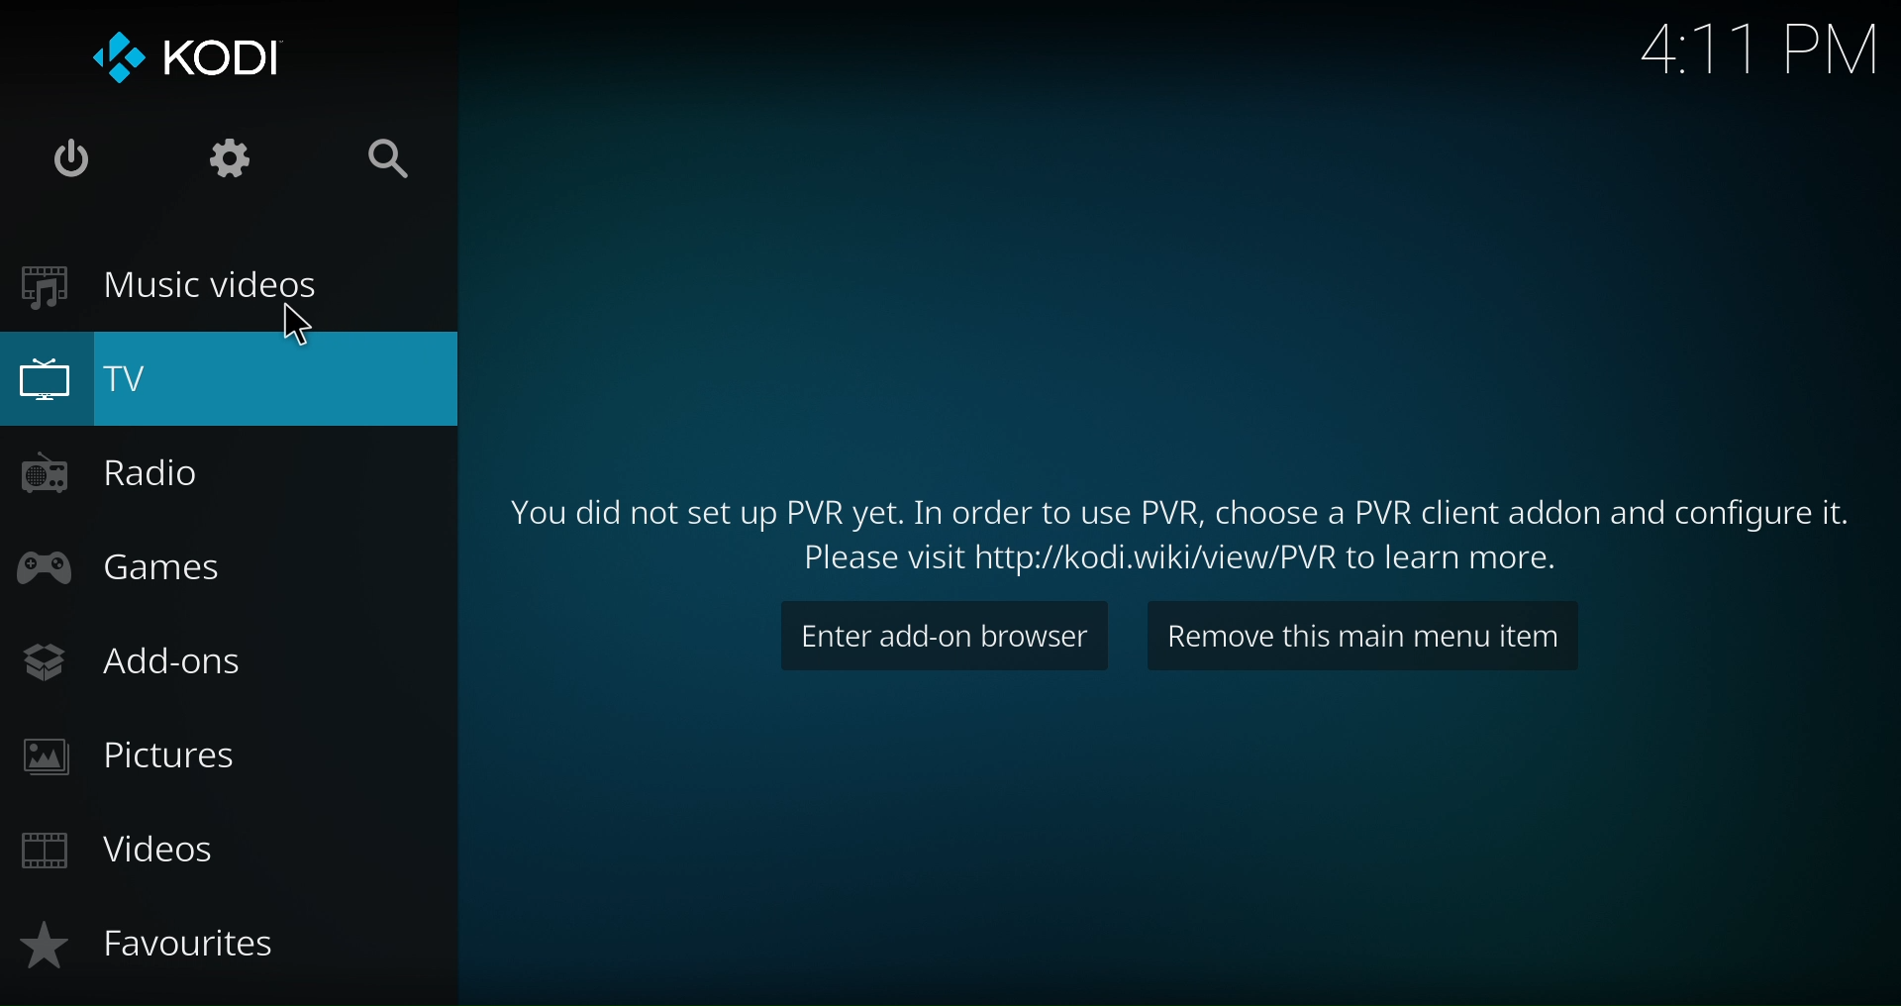 The image size is (1901, 1006). I want to click on TV, so click(228, 378).